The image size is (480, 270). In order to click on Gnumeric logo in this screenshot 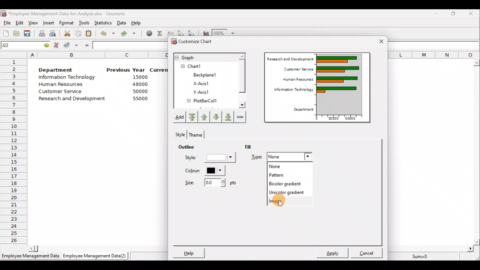, I will do `click(4, 13)`.